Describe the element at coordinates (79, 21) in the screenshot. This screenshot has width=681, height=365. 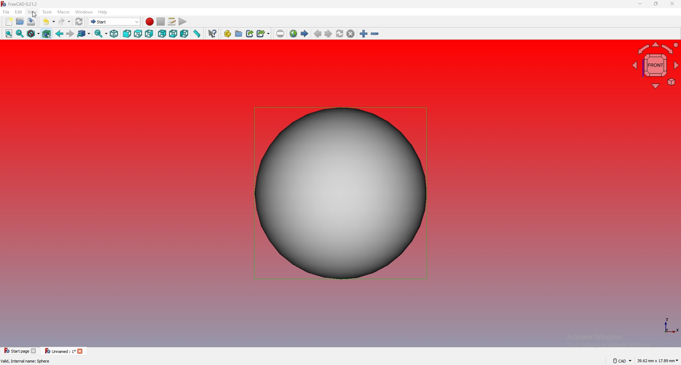
I see `refresh` at that location.